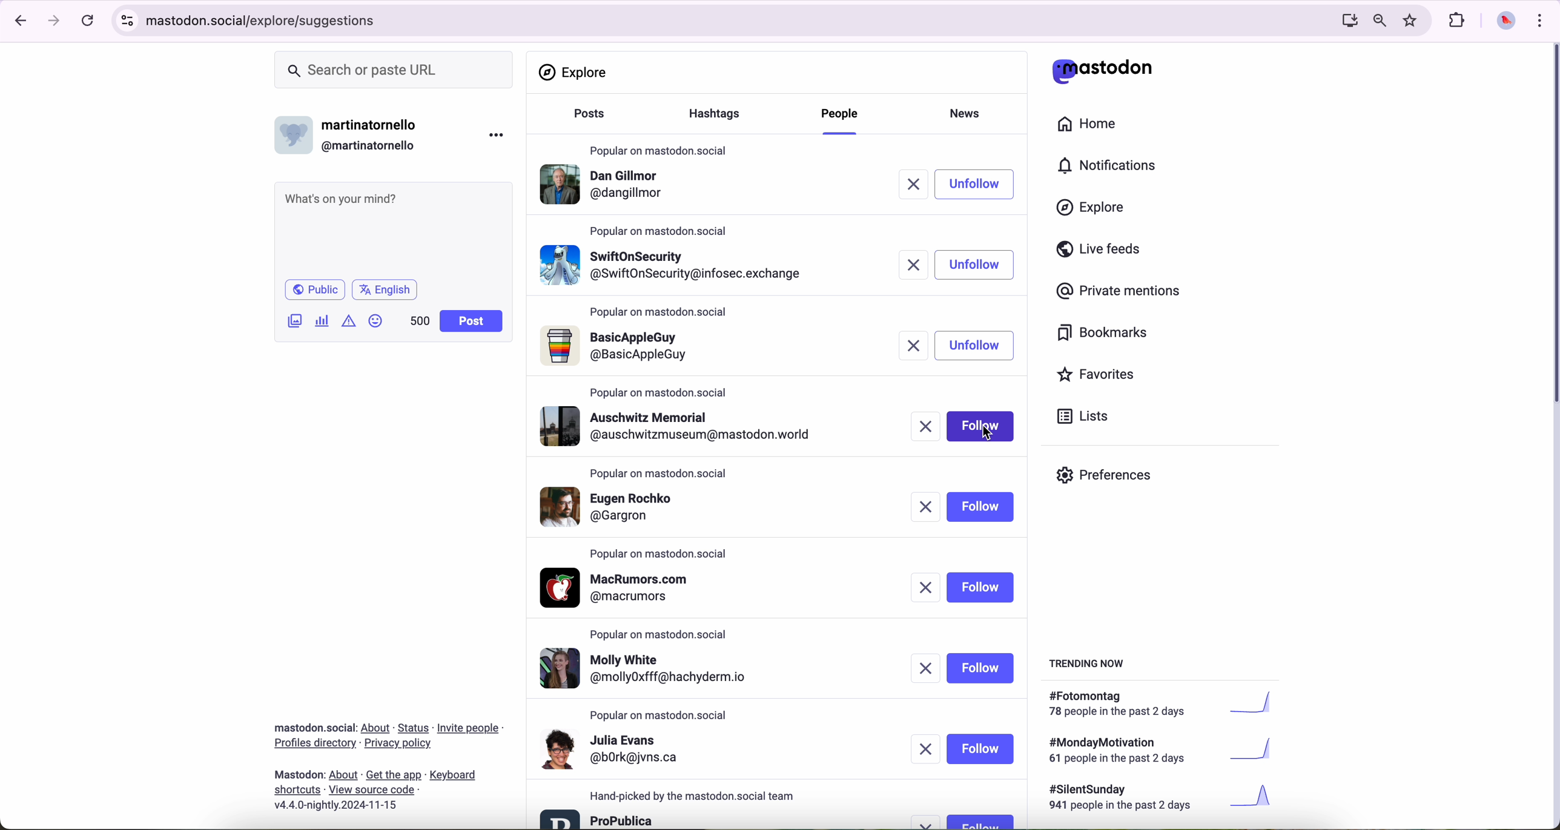 The height and width of the screenshot is (830, 1560). I want to click on bookmarks, so click(1103, 335).